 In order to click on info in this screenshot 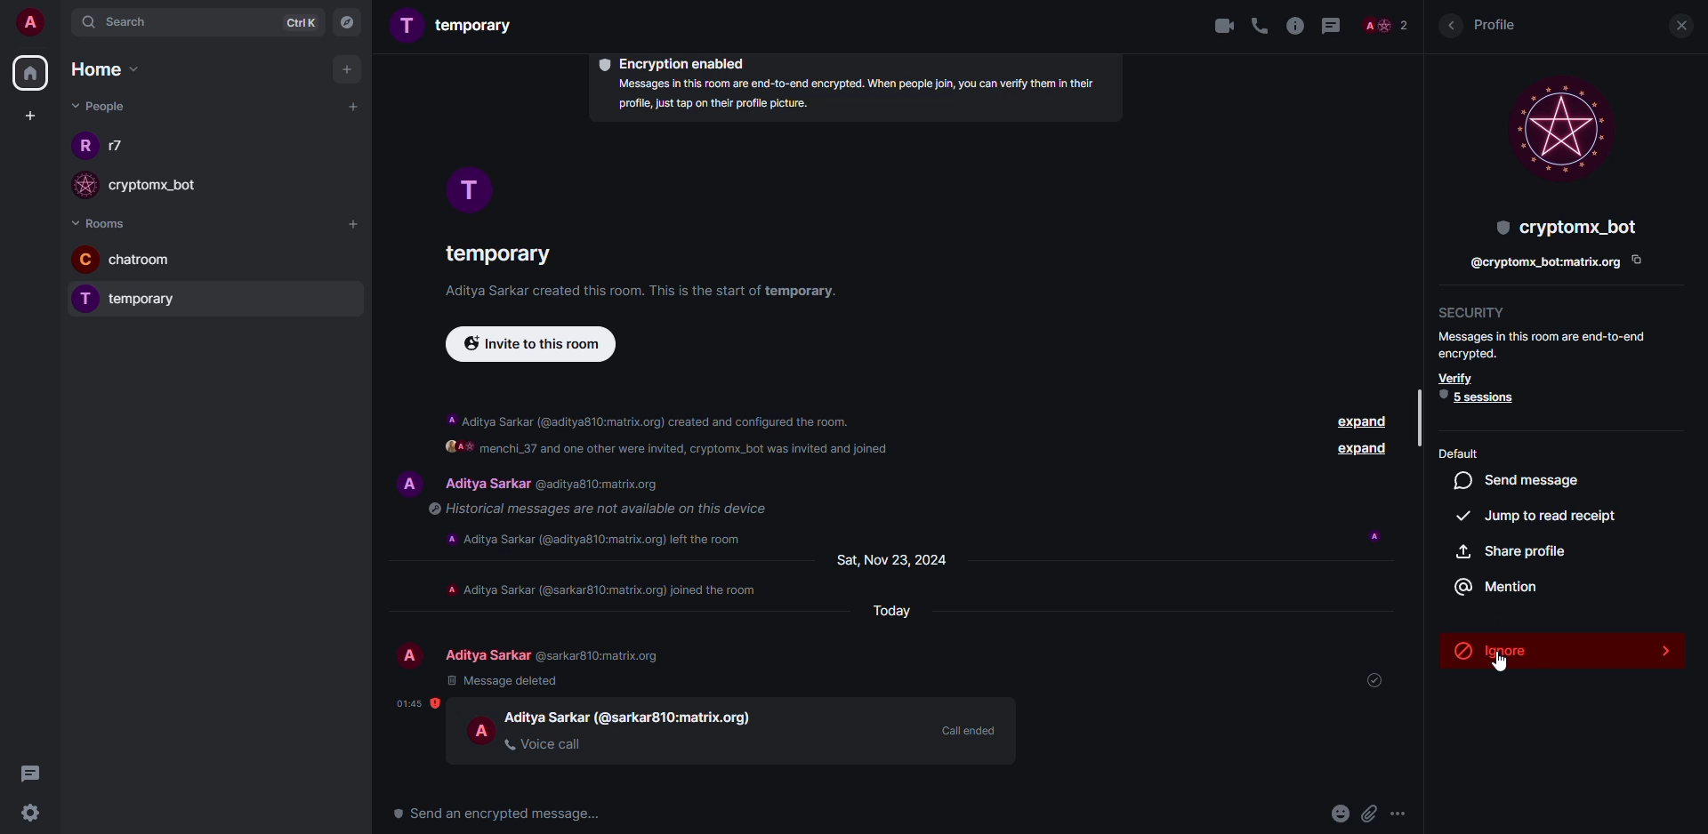, I will do `click(851, 97)`.